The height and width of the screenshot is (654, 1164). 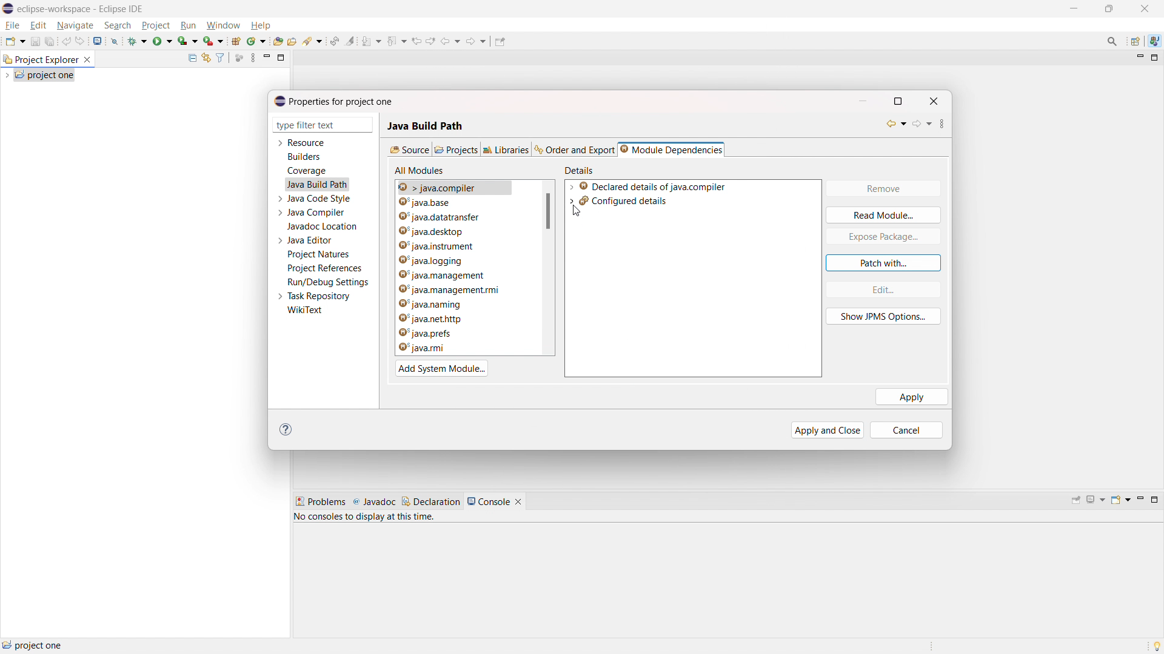 I want to click on tip of the day, so click(x=1157, y=646).